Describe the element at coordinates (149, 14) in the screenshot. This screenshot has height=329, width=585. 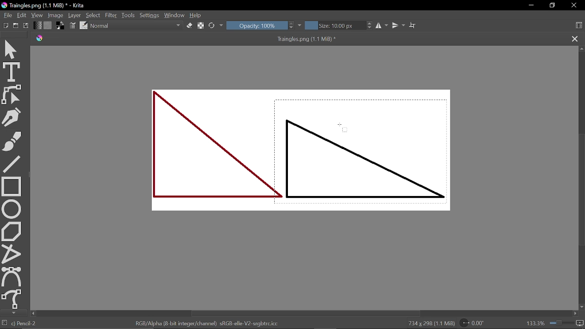
I see `Settings` at that location.